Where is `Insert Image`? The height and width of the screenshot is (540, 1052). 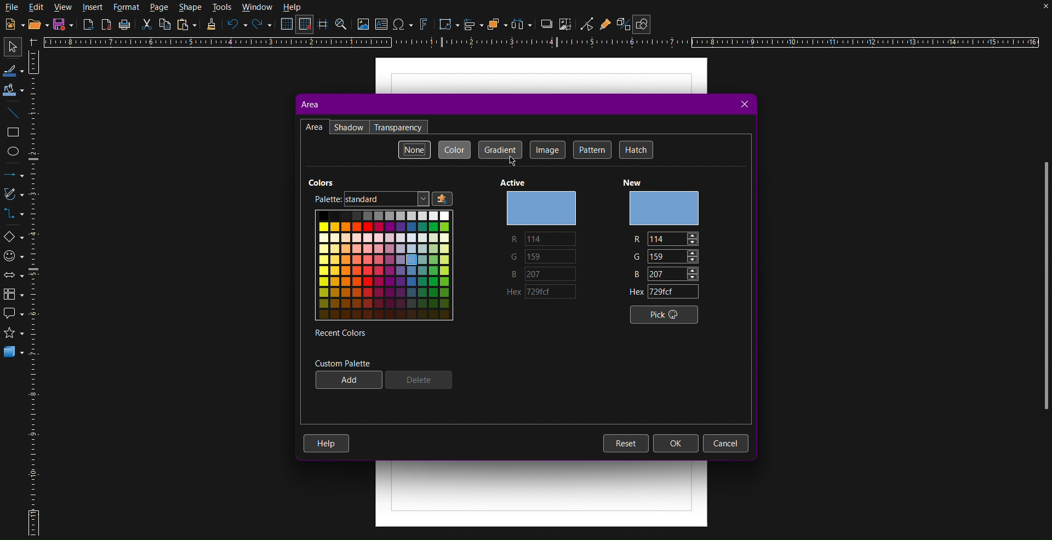
Insert Image is located at coordinates (363, 25).